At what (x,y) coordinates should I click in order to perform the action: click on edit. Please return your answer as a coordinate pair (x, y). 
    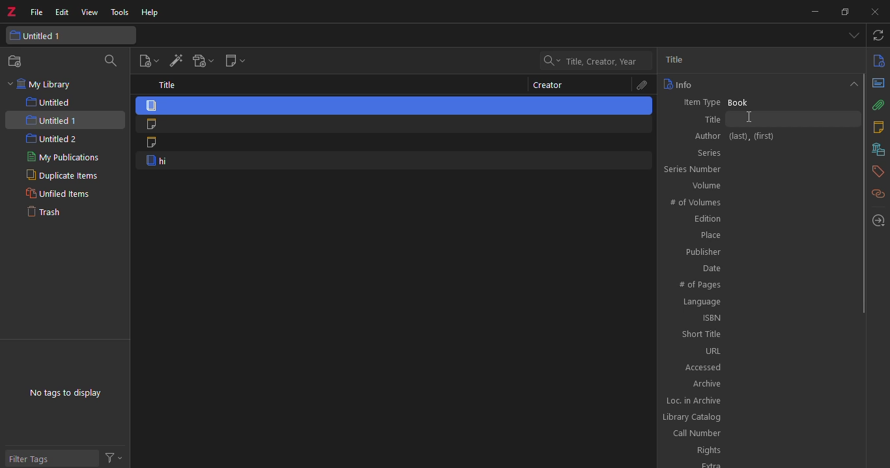
    Looking at the image, I should click on (63, 11).